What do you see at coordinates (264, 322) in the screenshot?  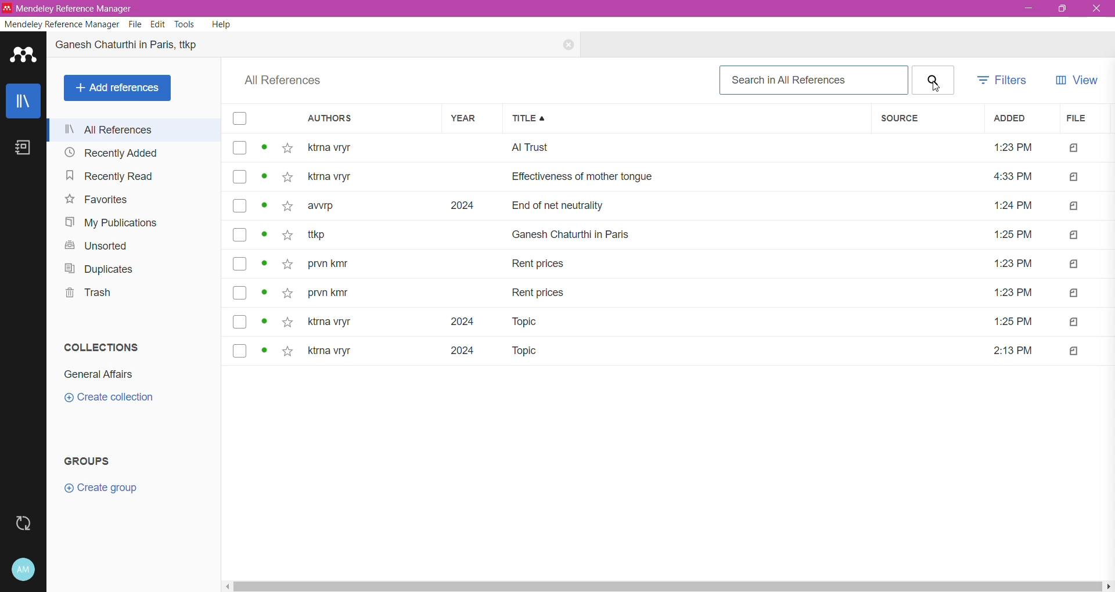 I see `view status` at bounding box center [264, 322].